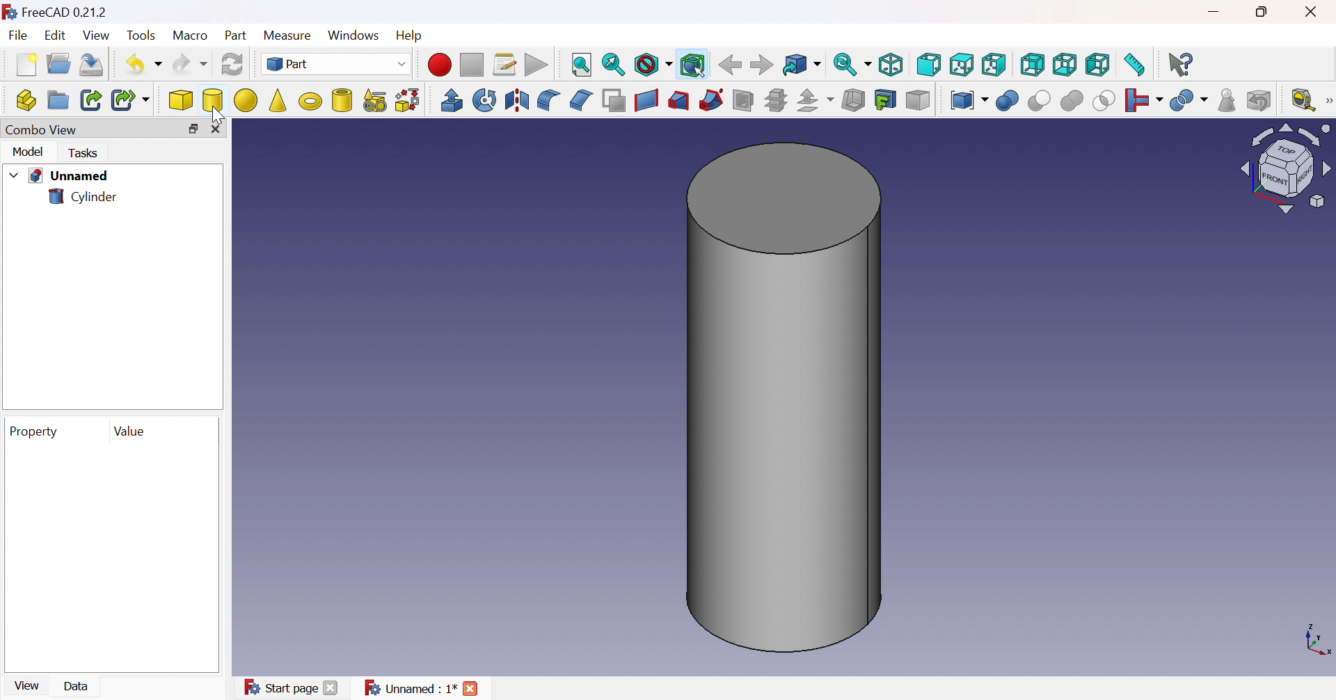  What do you see at coordinates (130, 100) in the screenshot?
I see `Make sub-link` at bounding box center [130, 100].